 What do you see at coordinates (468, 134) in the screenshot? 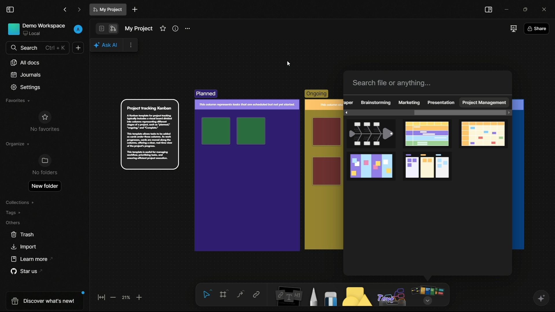
I see `monthly calendar template` at bounding box center [468, 134].